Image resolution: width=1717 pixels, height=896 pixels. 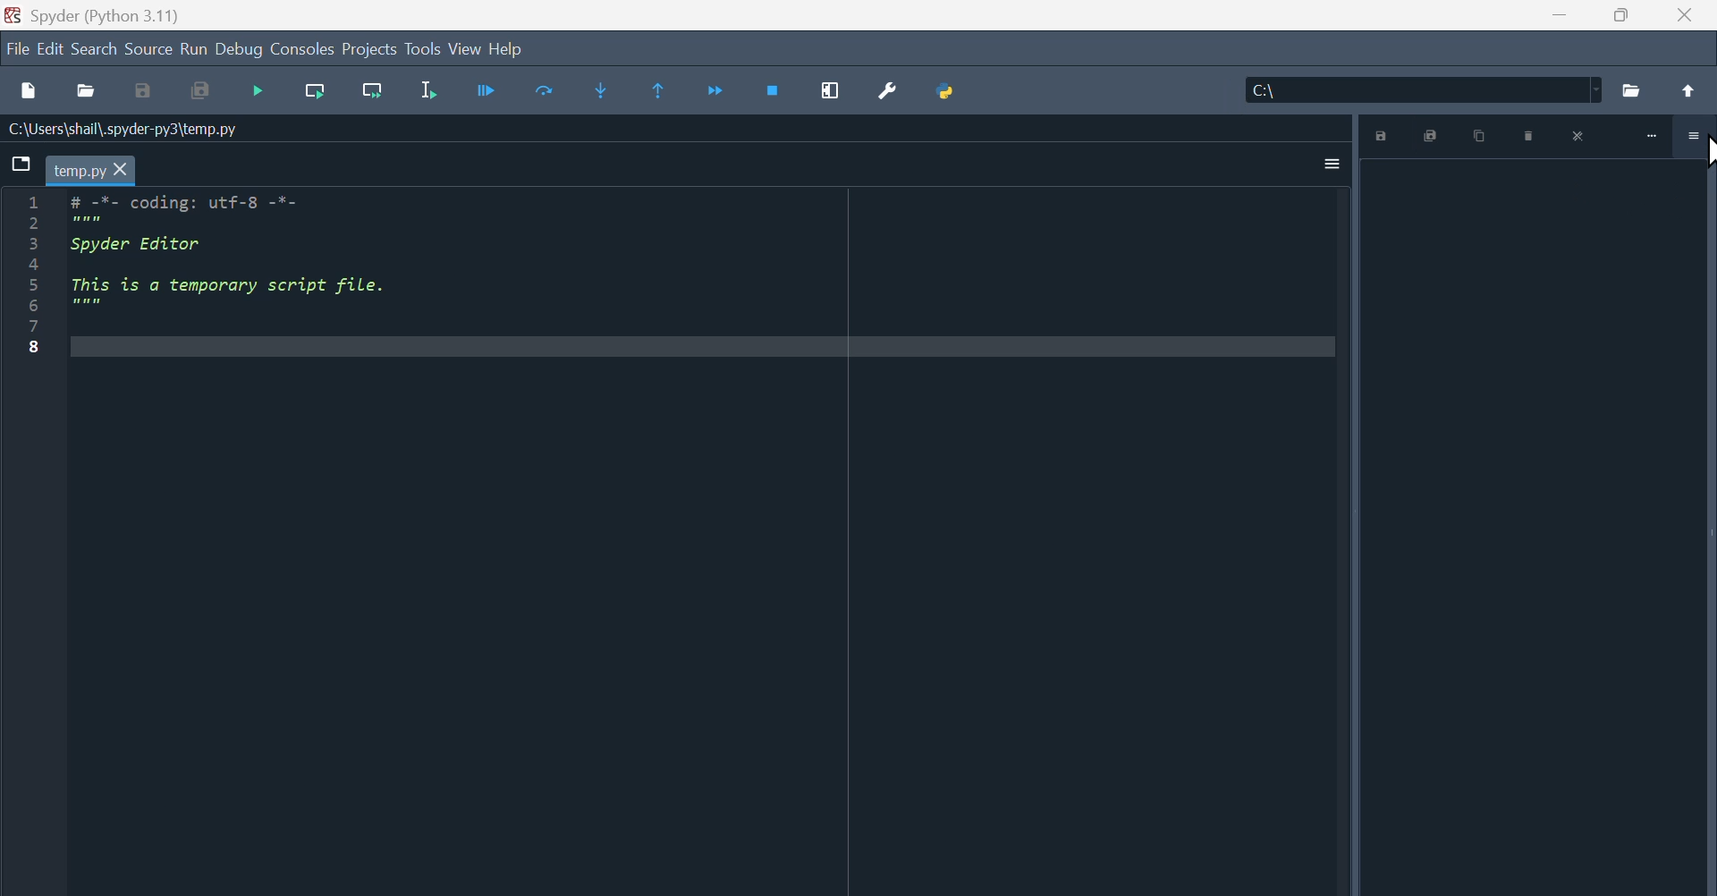 What do you see at coordinates (132, 130) in the screenshot?
I see `File Path` at bounding box center [132, 130].